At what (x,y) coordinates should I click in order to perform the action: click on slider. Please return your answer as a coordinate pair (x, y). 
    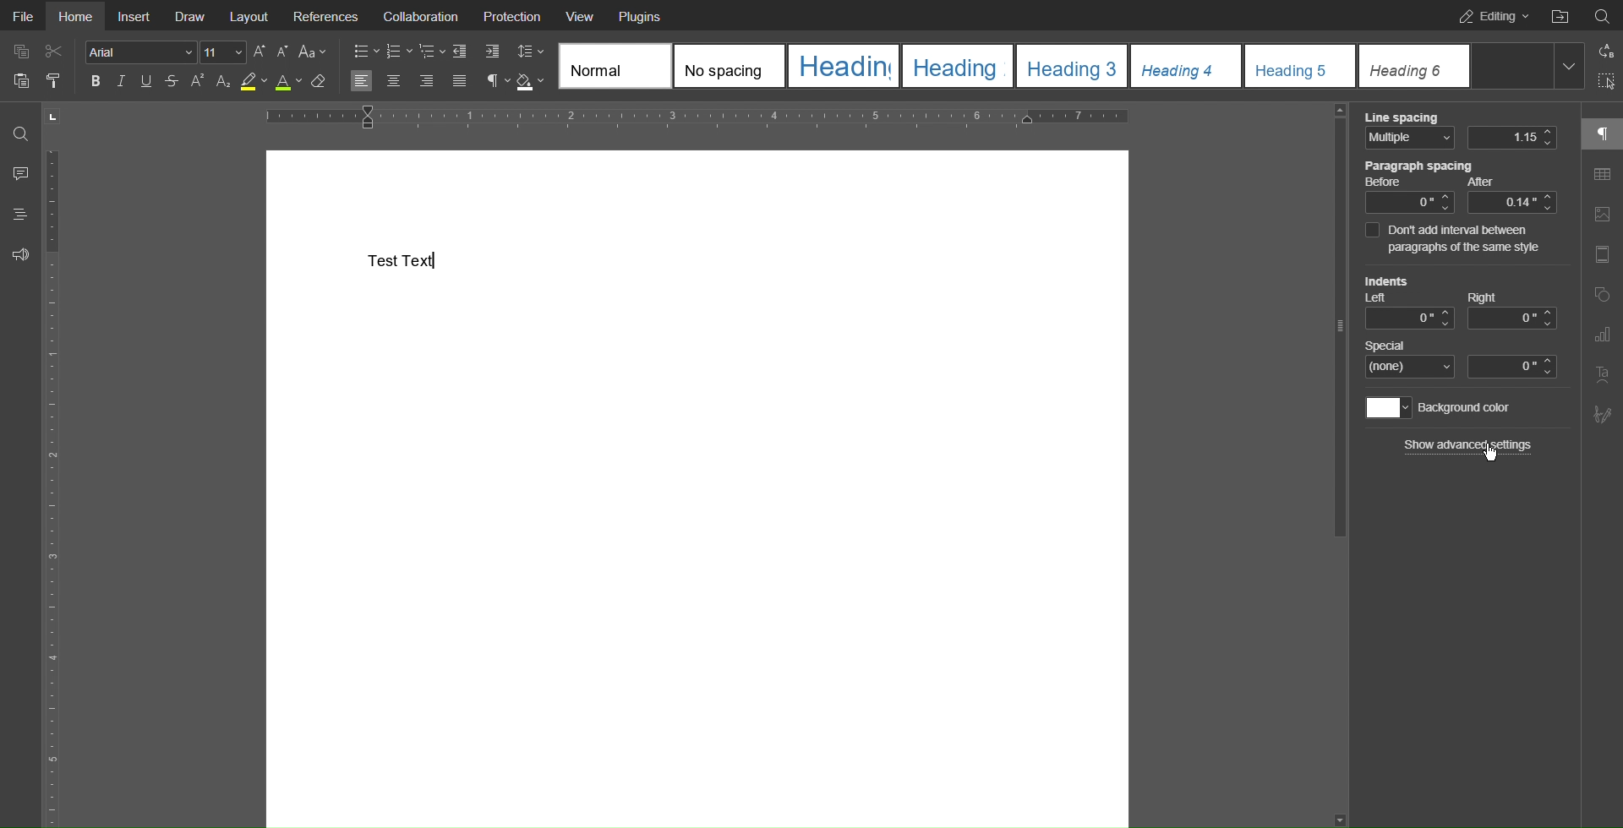
    Looking at the image, I should click on (1340, 331).